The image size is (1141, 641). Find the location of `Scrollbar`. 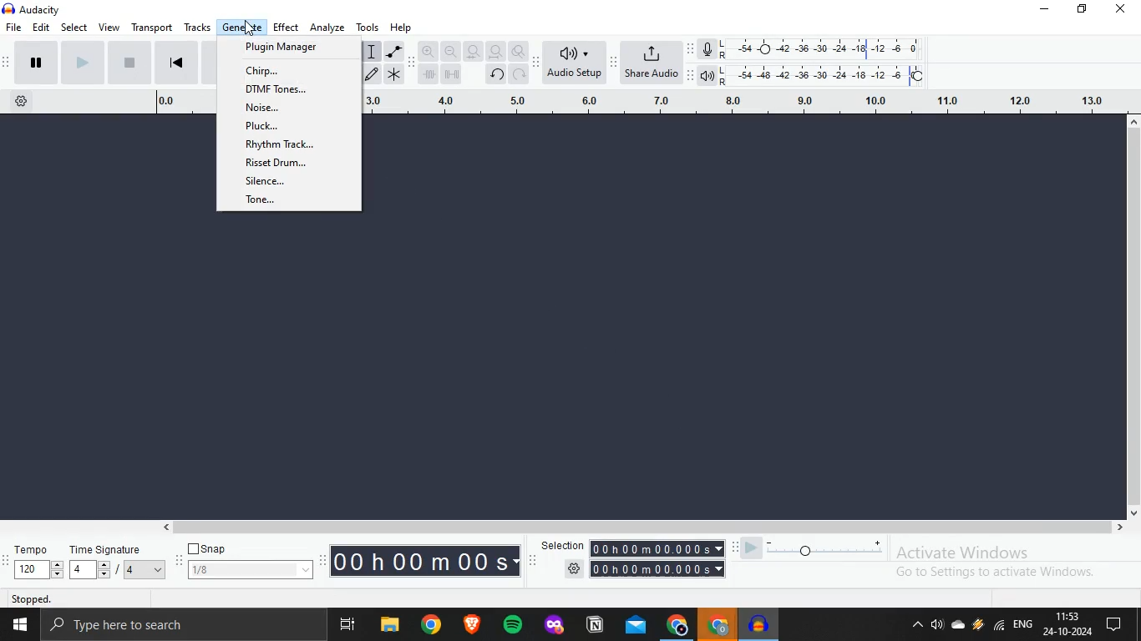

Scrollbar is located at coordinates (644, 528).